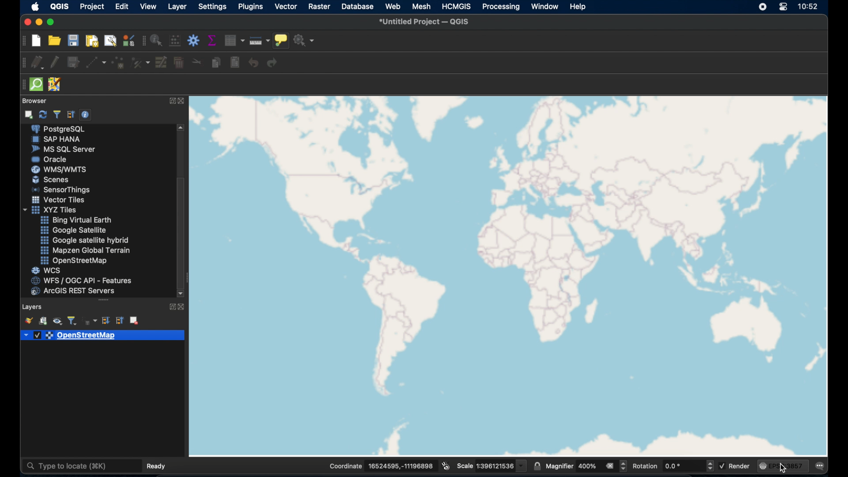 The width and height of the screenshot is (848, 477). What do you see at coordinates (26, 22) in the screenshot?
I see `close` at bounding box center [26, 22].